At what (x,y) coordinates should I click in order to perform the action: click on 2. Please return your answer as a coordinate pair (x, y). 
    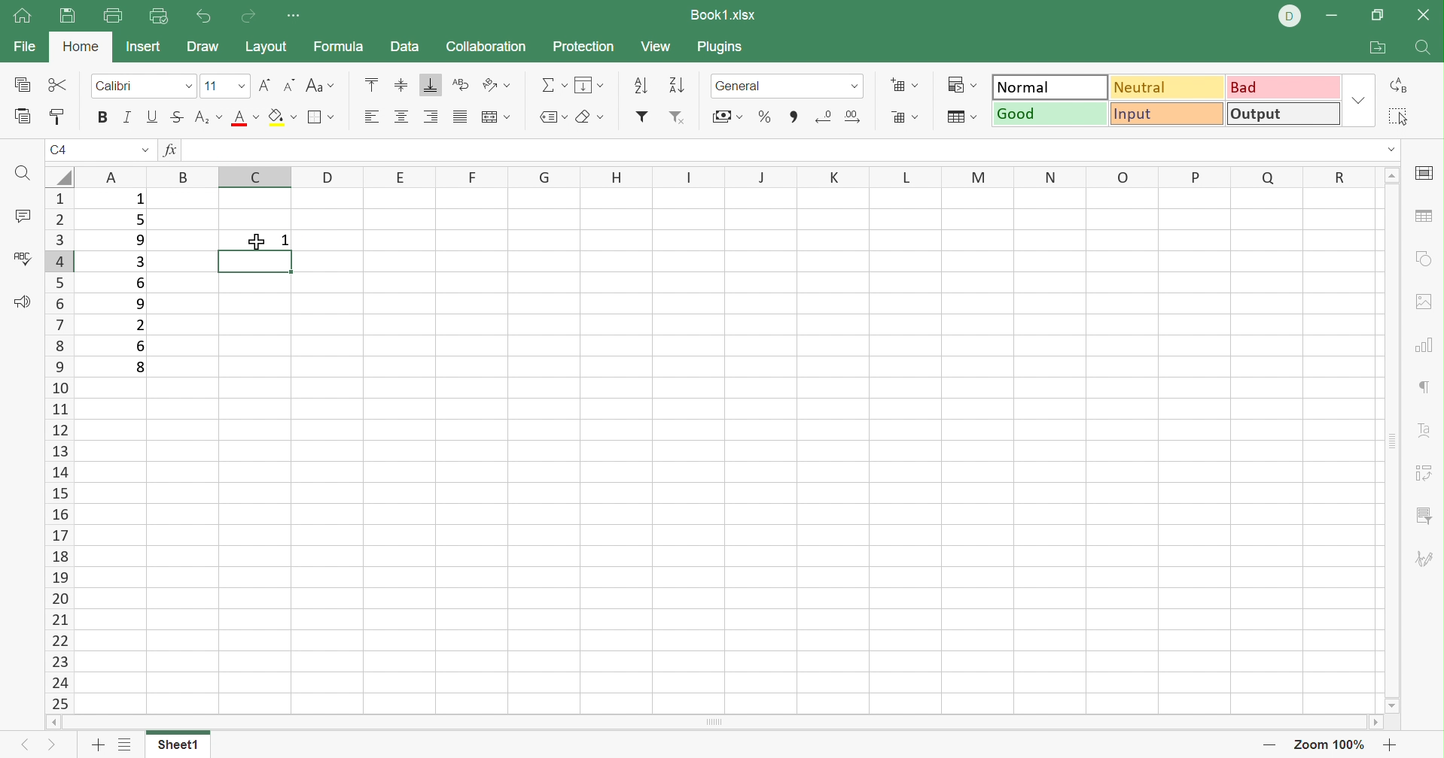
    Looking at the image, I should click on (140, 325).